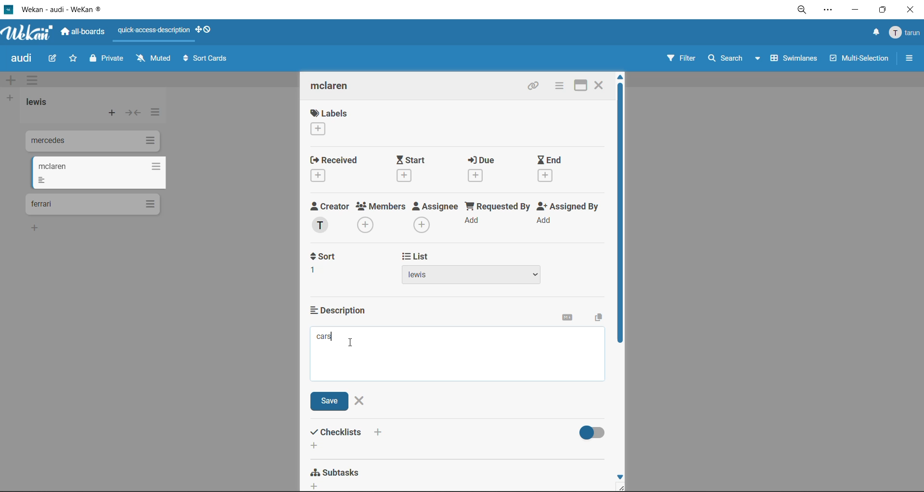 This screenshot has width=924, height=492. What do you see at coordinates (436, 217) in the screenshot?
I see `assignee` at bounding box center [436, 217].